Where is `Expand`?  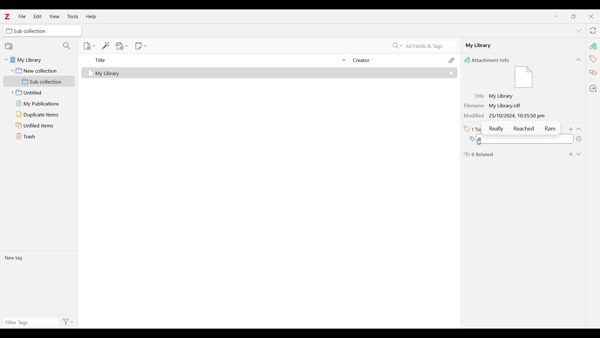 Expand is located at coordinates (578, 154).